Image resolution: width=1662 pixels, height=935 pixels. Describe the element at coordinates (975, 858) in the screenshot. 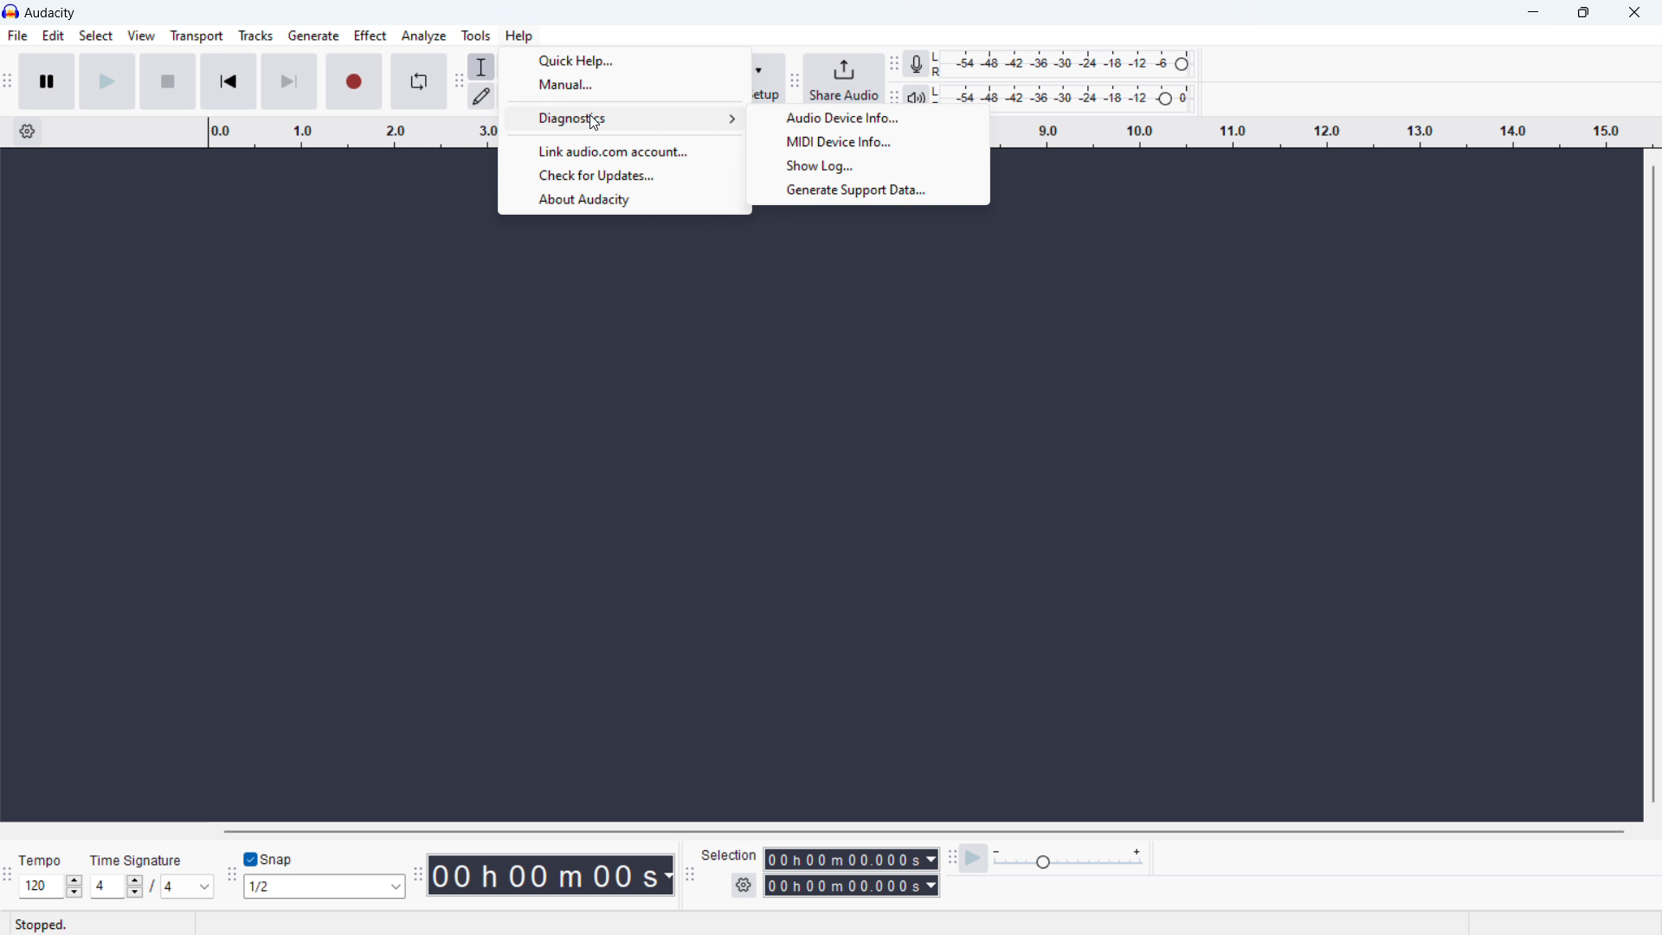

I see `play at speed` at that location.